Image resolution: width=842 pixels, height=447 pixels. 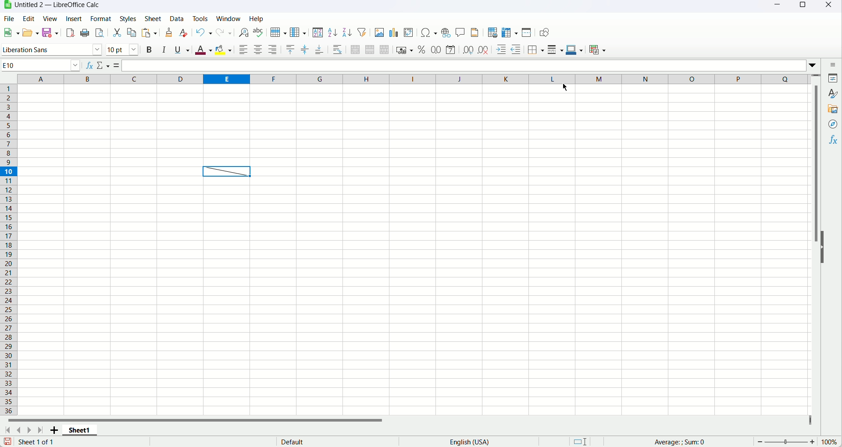 What do you see at coordinates (677, 441) in the screenshot?
I see `Average: ; Sum: 0` at bounding box center [677, 441].